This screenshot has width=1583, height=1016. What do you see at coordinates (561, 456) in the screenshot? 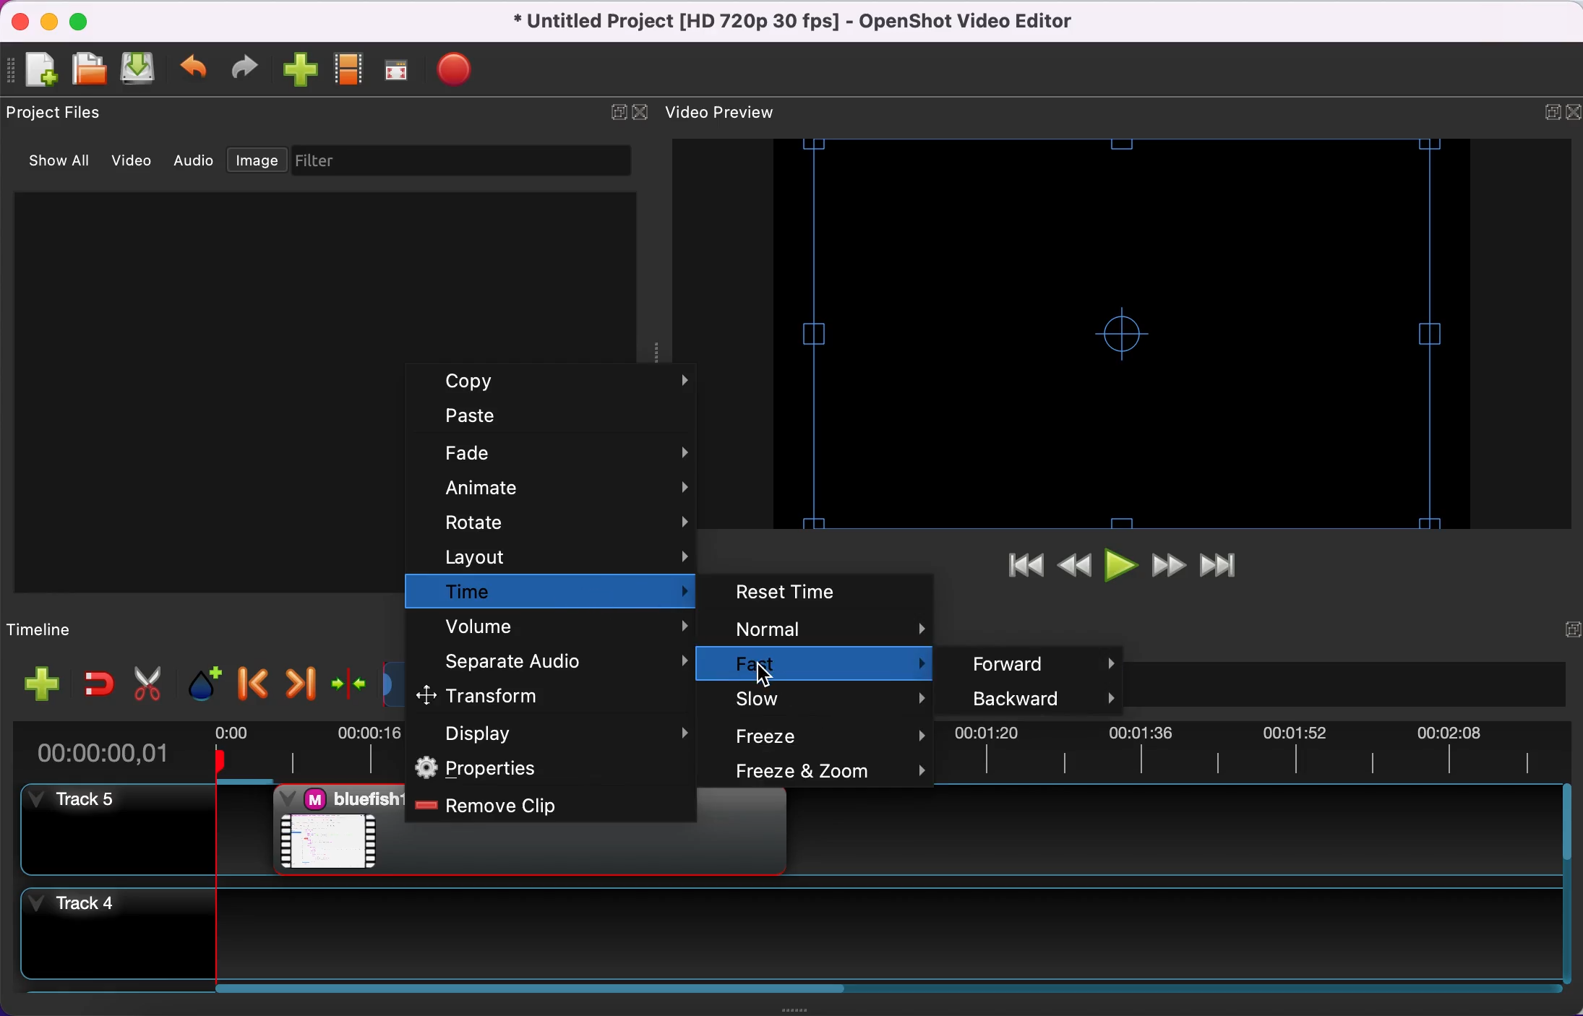
I see `fade` at bounding box center [561, 456].